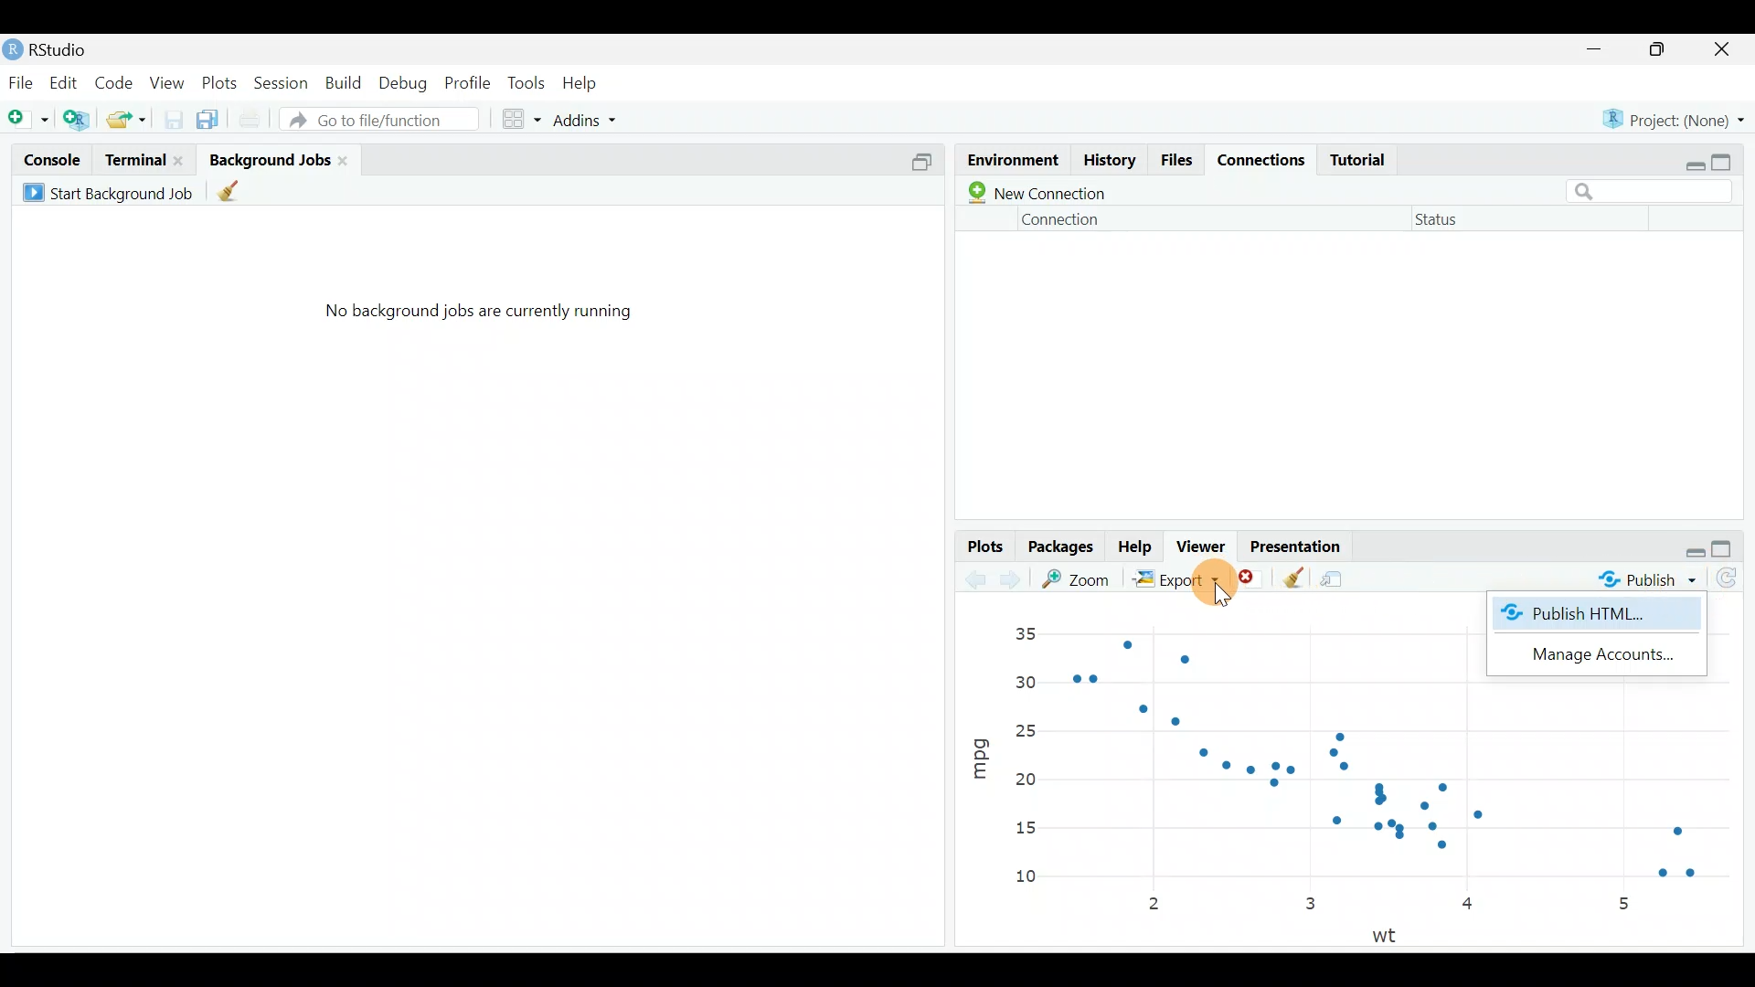 This screenshot has width=1755, height=987. What do you see at coordinates (478, 319) in the screenshot?
I see `No background jobs are currently running` at bounding box center [478, 319].